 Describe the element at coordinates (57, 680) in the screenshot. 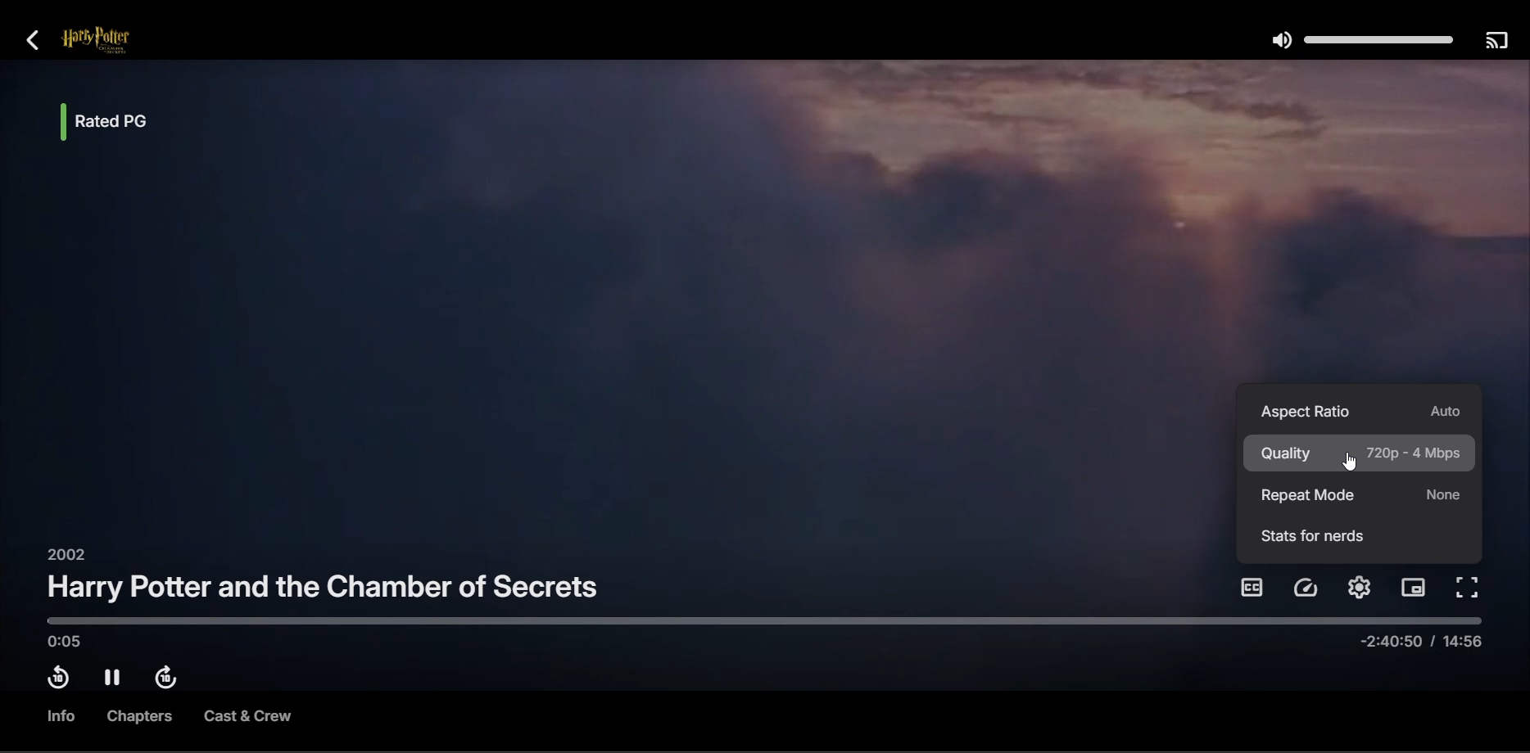

I see `Rewind` at that location.